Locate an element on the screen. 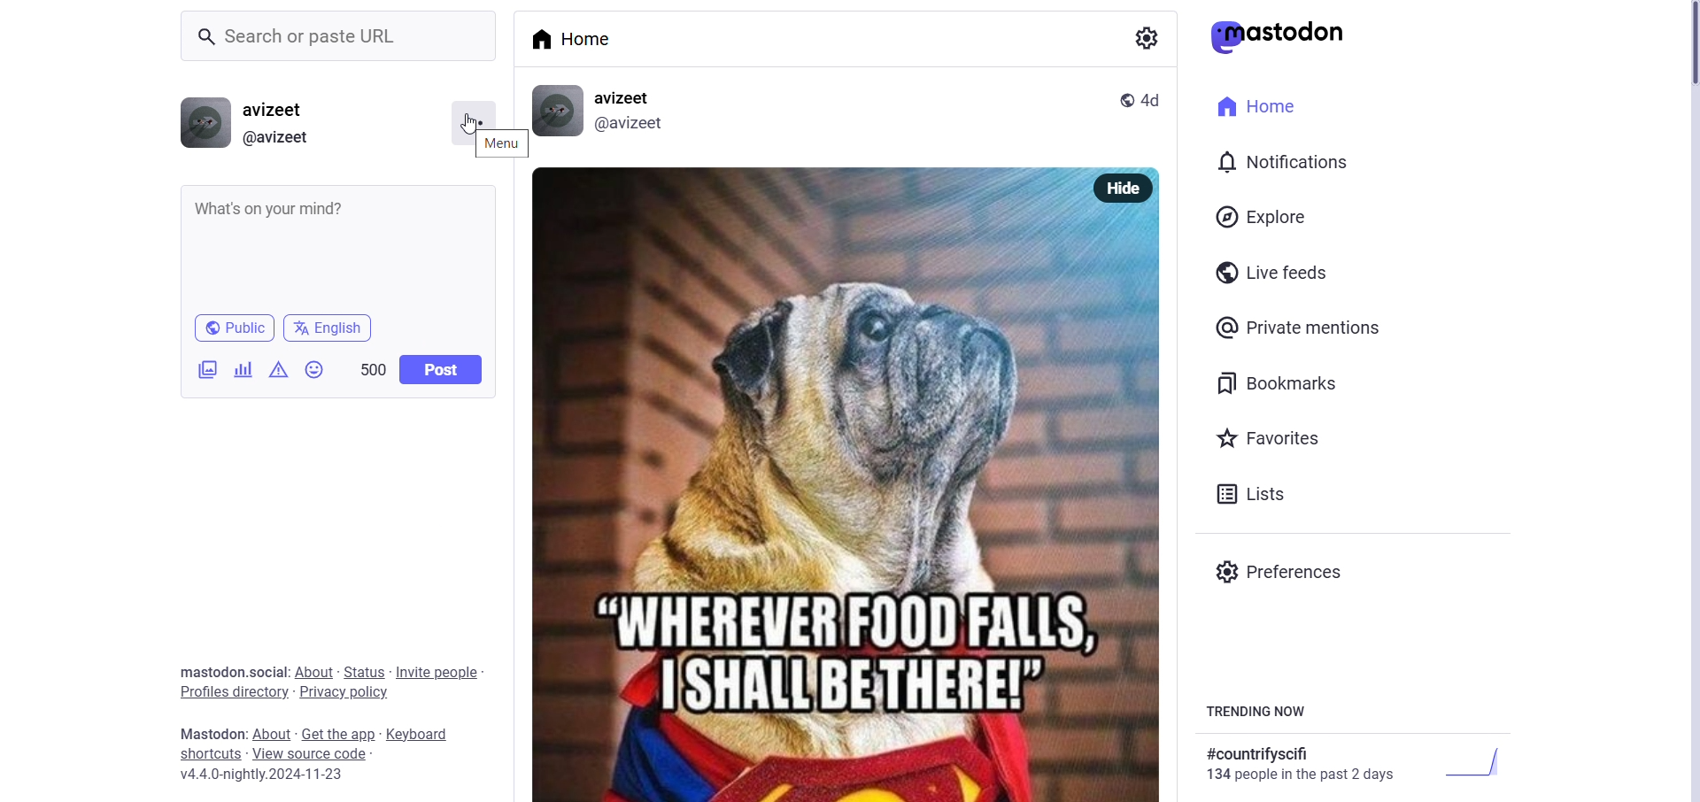  about is located at coordinates (310, 669).